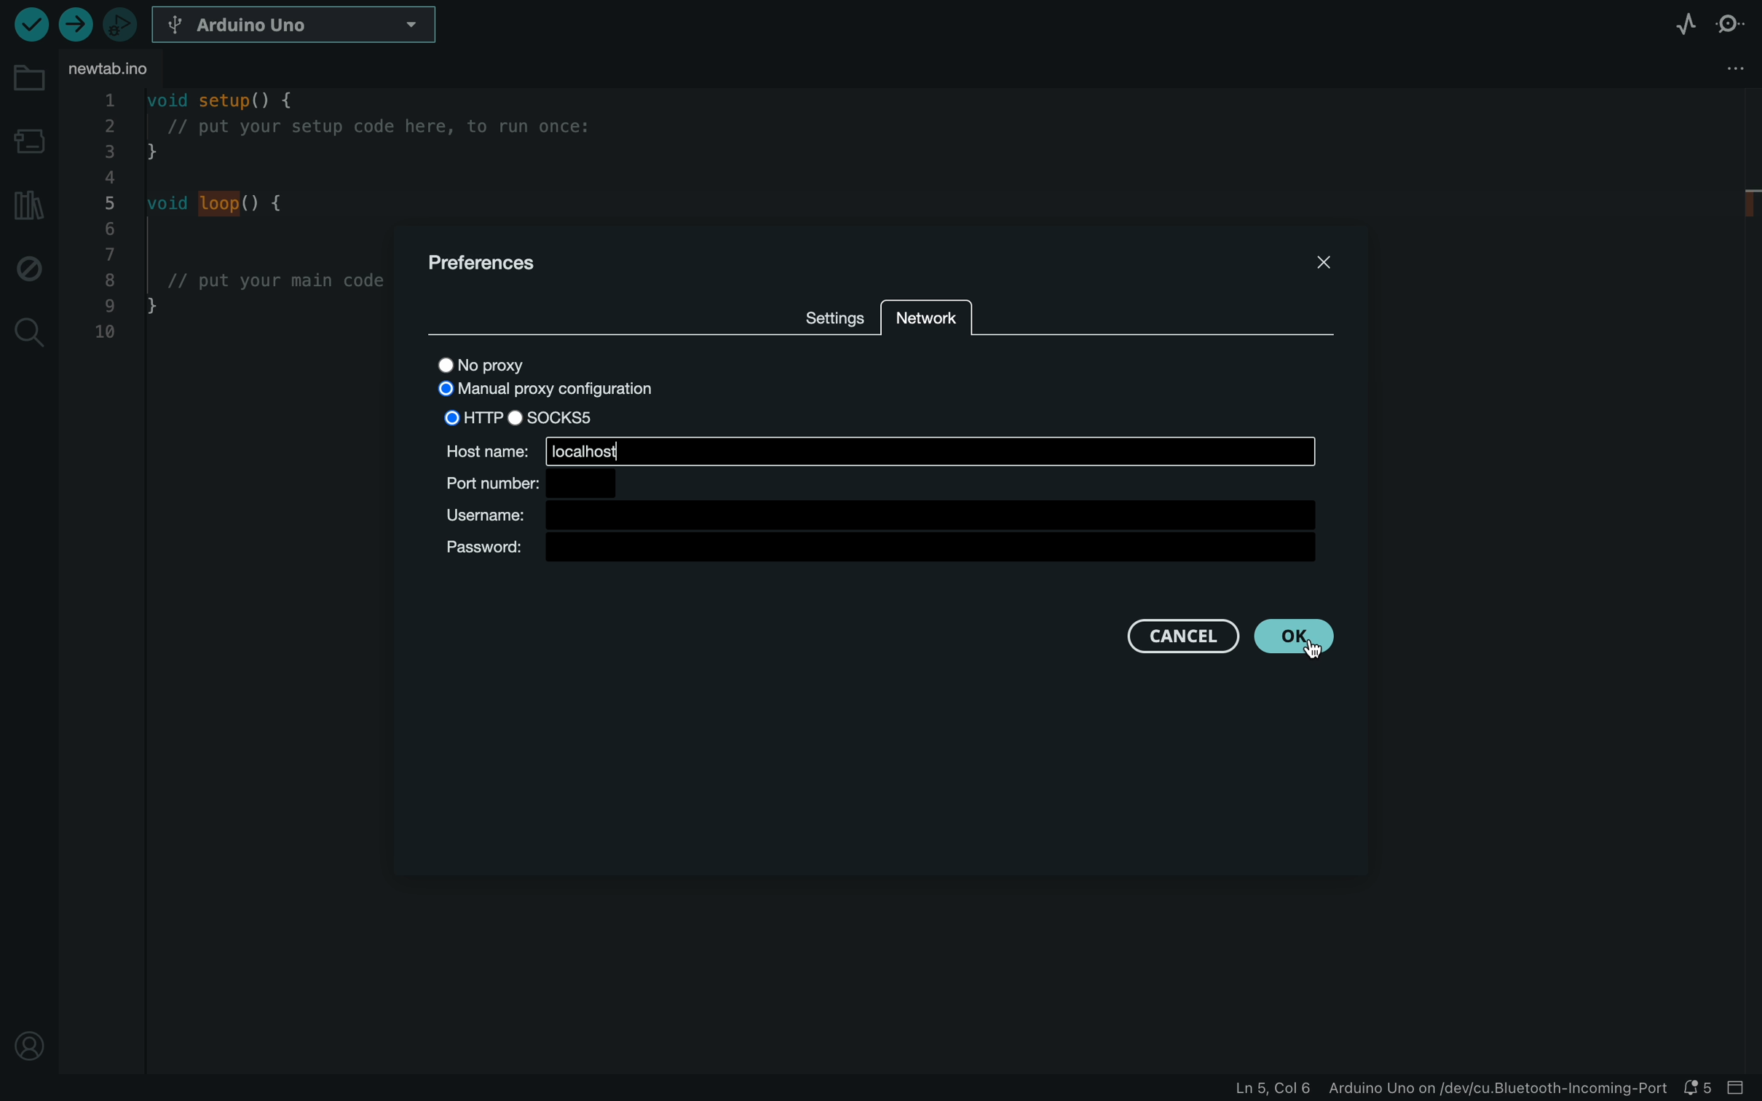 The height and width of the screenshot is (1101, 1762). Describe the element at coordinates (554, 482) in the screenshot. I see `port number` at that location.